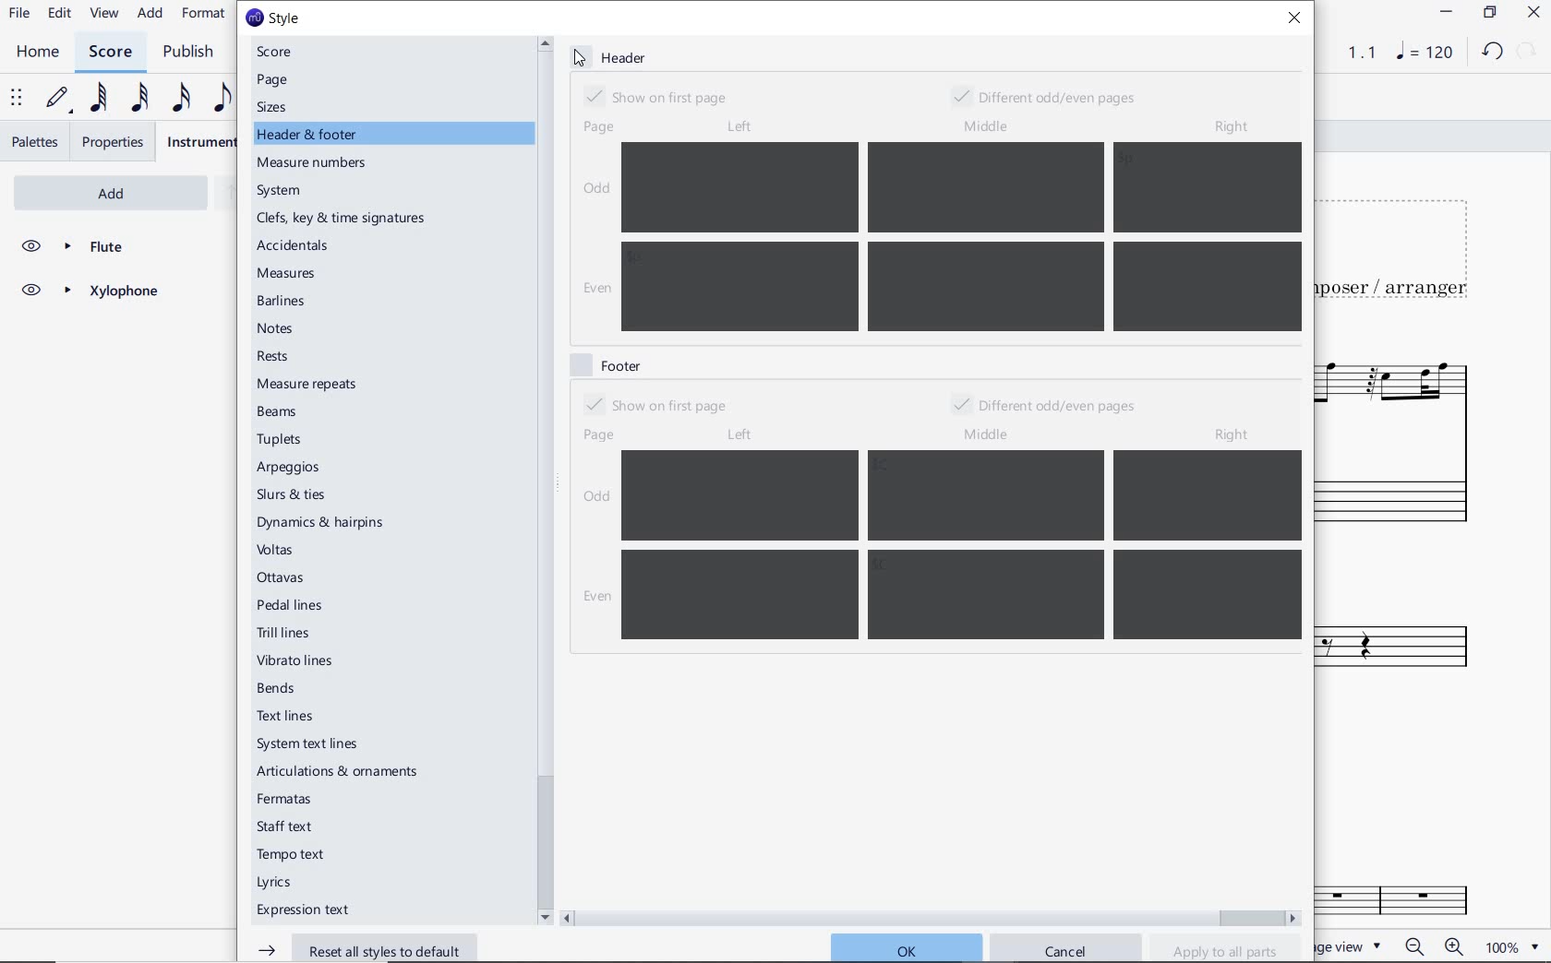 The height and width of the screenshot is (963, 1551). What do you see at coordinates (988, 124) in the screenshot?
I see `middle` at bounding box center [988, 124].